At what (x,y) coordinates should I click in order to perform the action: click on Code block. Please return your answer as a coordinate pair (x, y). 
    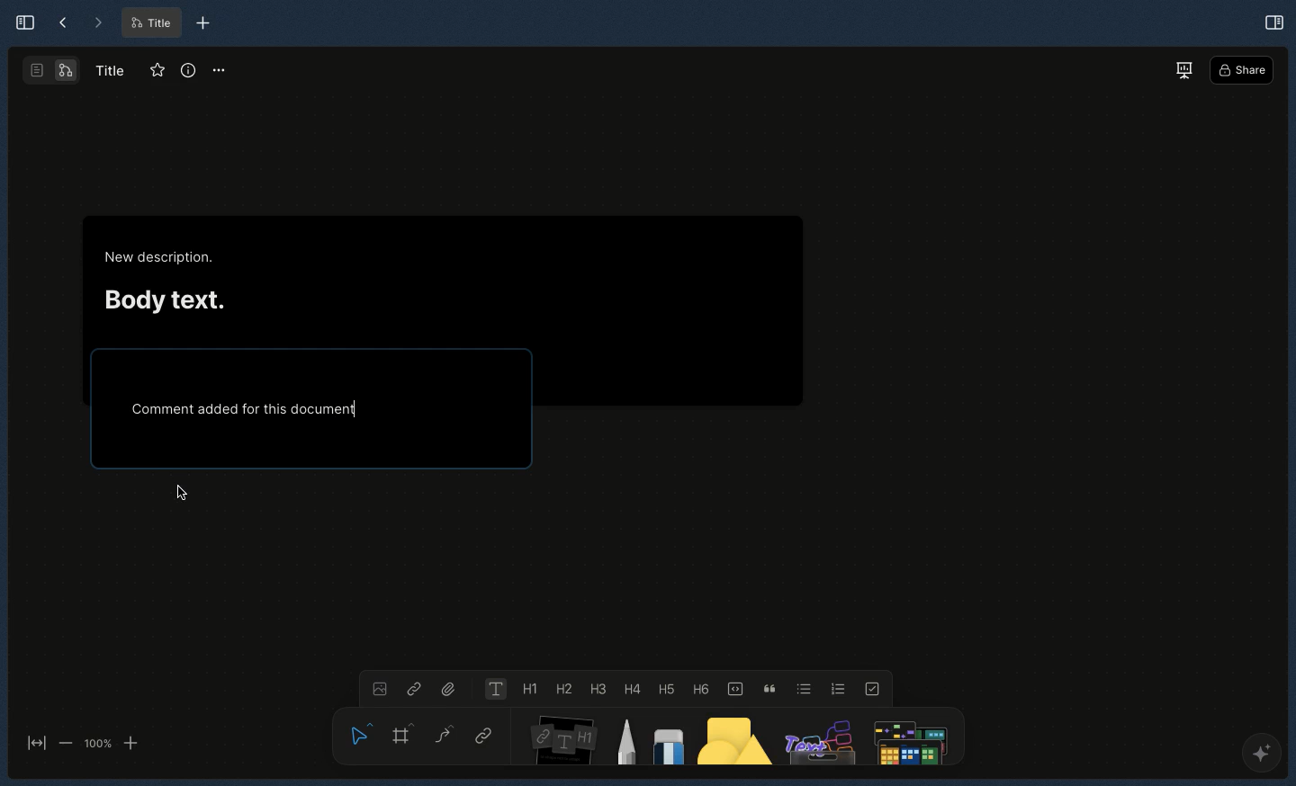
    Looking at the image, I should click on (733, 687).